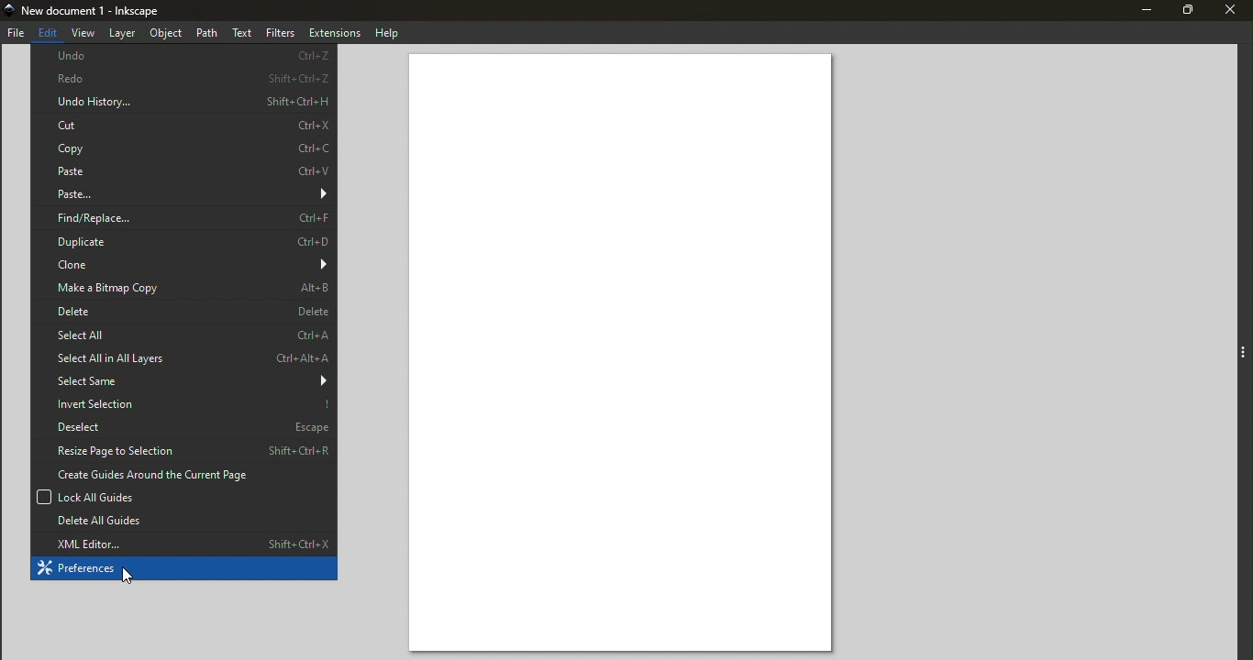  Describe the element at coordinates (1186, 12) in the screenshot. I see `Maximize` at that location.